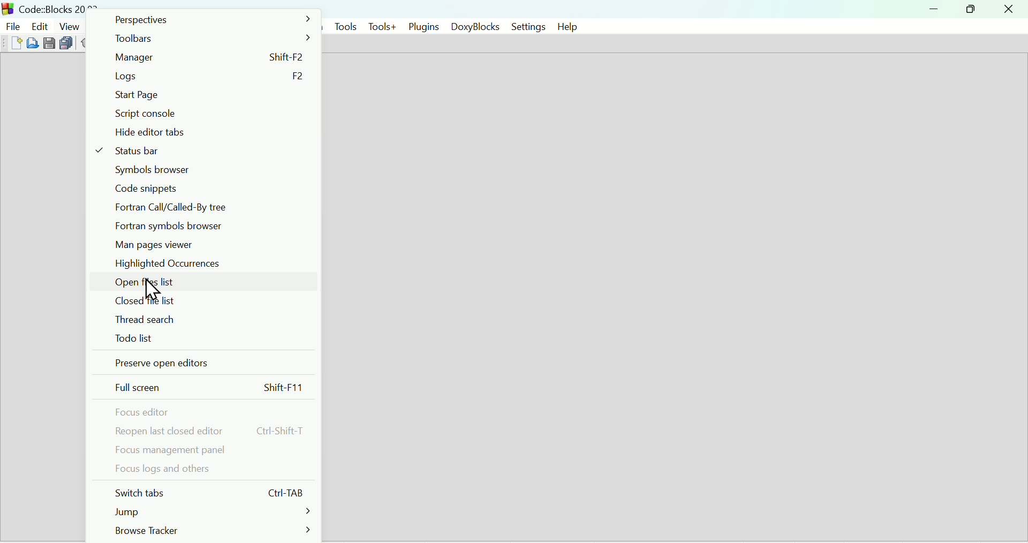  Describe the element at coordinates (524, 26) in the screenshot. I see ` Settings` at that location.